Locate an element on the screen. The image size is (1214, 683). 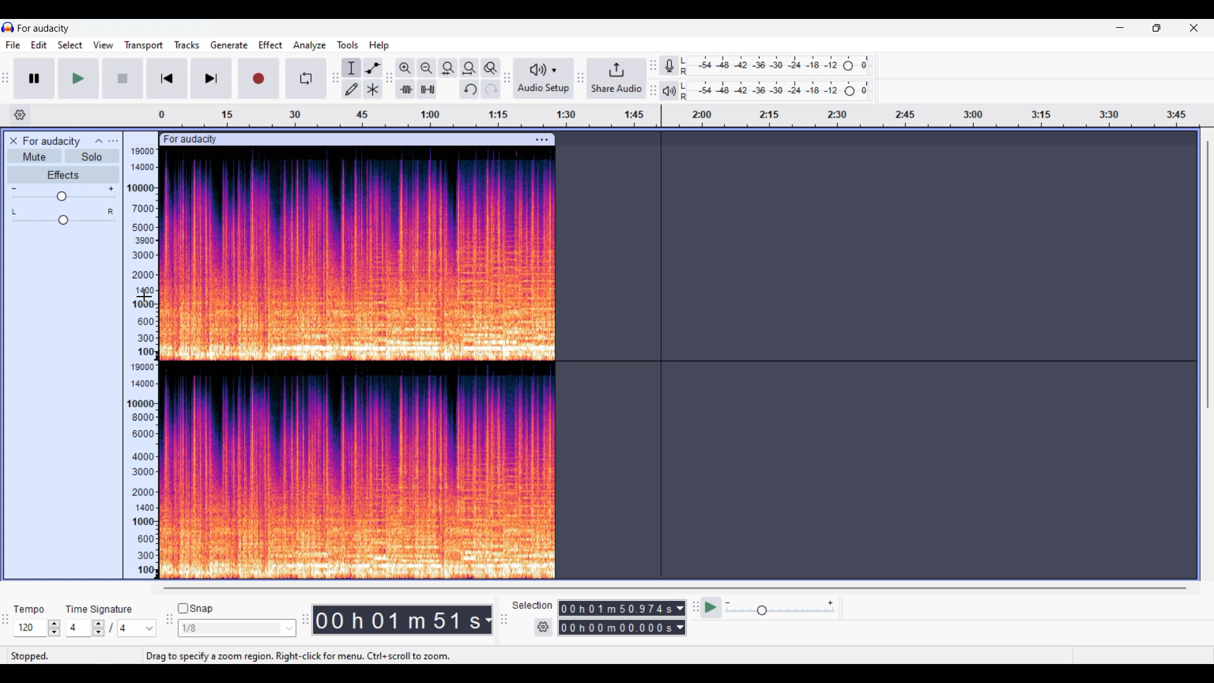
Mute is located at coordinates (35, 156).